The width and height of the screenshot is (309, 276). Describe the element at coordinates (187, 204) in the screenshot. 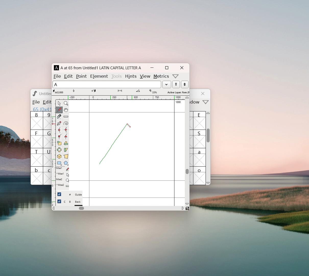

I see `scroll down` at that location.